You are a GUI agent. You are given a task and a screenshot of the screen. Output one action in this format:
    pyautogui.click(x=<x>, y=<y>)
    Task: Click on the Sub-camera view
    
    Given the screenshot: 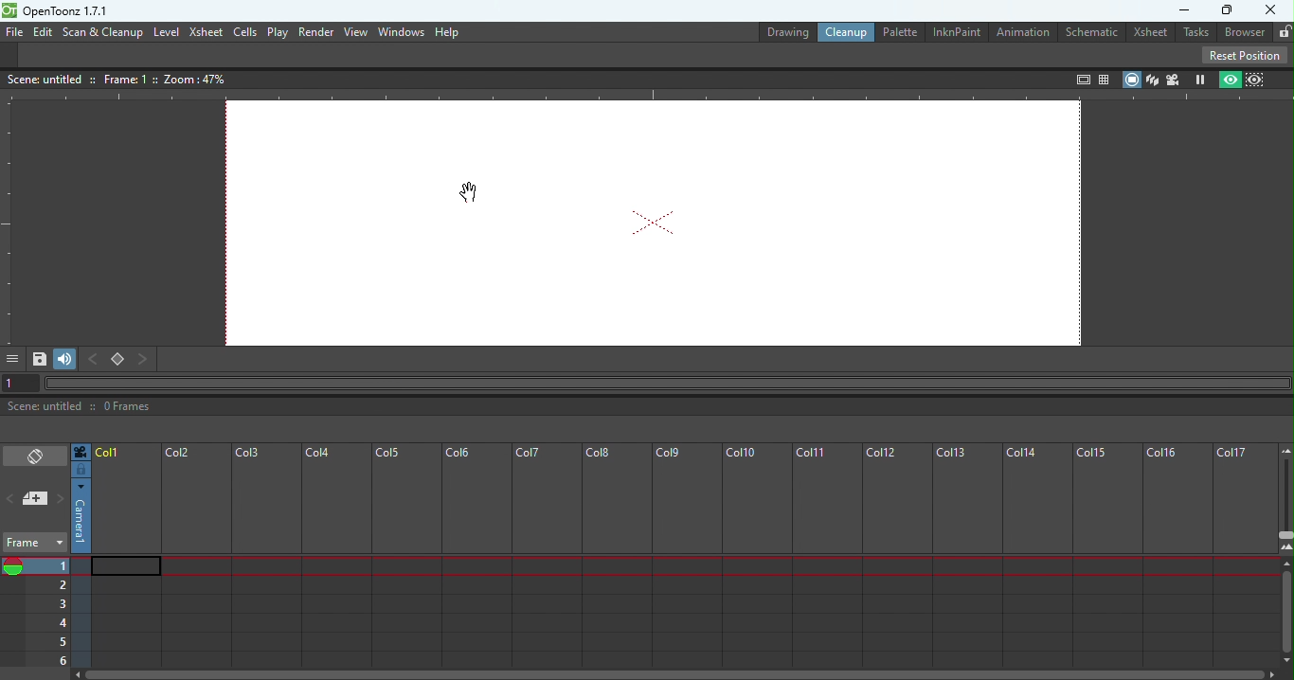 What is the action you would take?
    pyautogui.click(x=1258, y=78)
    